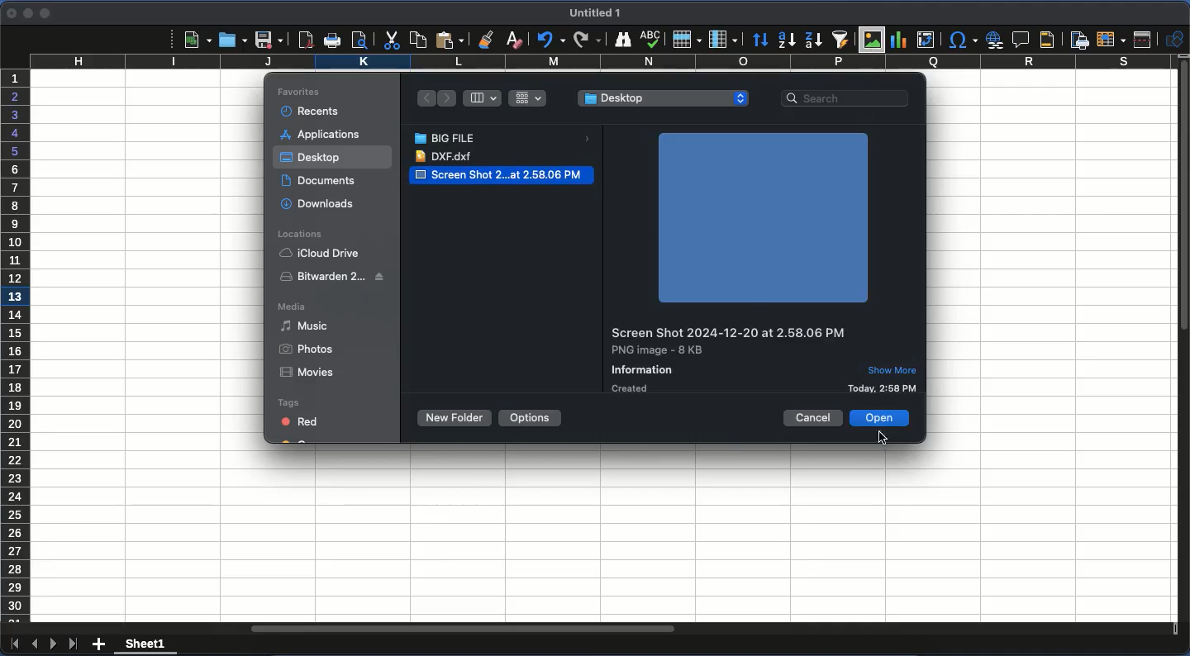  What do you see at coordinates (312, 159) in the screenshot?
I see `desktop` at bounding box center [312, 159].